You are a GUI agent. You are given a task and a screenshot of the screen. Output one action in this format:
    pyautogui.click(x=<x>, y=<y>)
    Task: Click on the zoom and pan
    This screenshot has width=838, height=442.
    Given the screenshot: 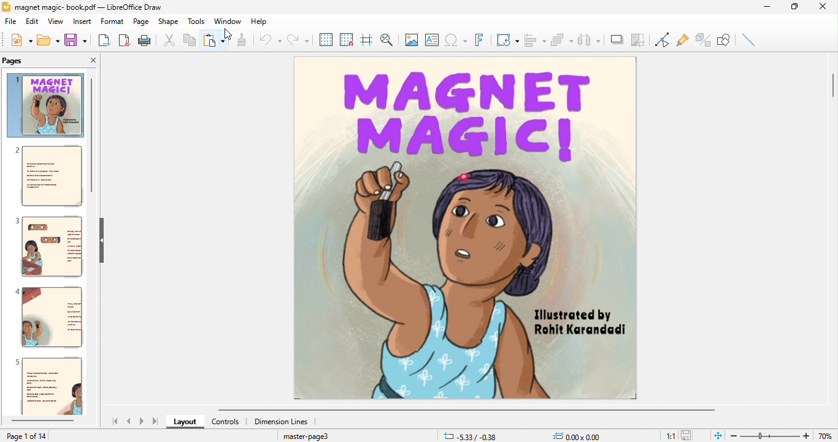 What is the action you would take?
    pyautogui.click(x=386, y=41)
    